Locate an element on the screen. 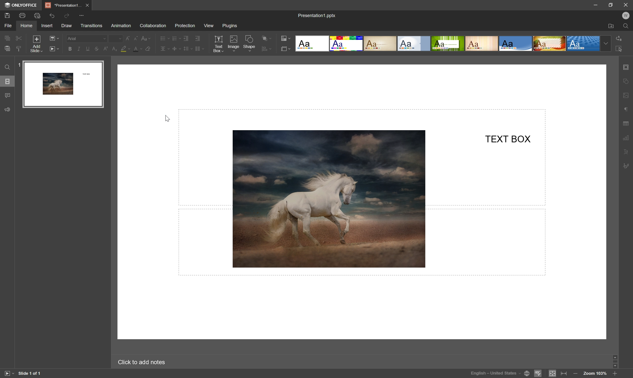 This screenshot has height=378, width=633. Office is located at coordinates (516, 44).